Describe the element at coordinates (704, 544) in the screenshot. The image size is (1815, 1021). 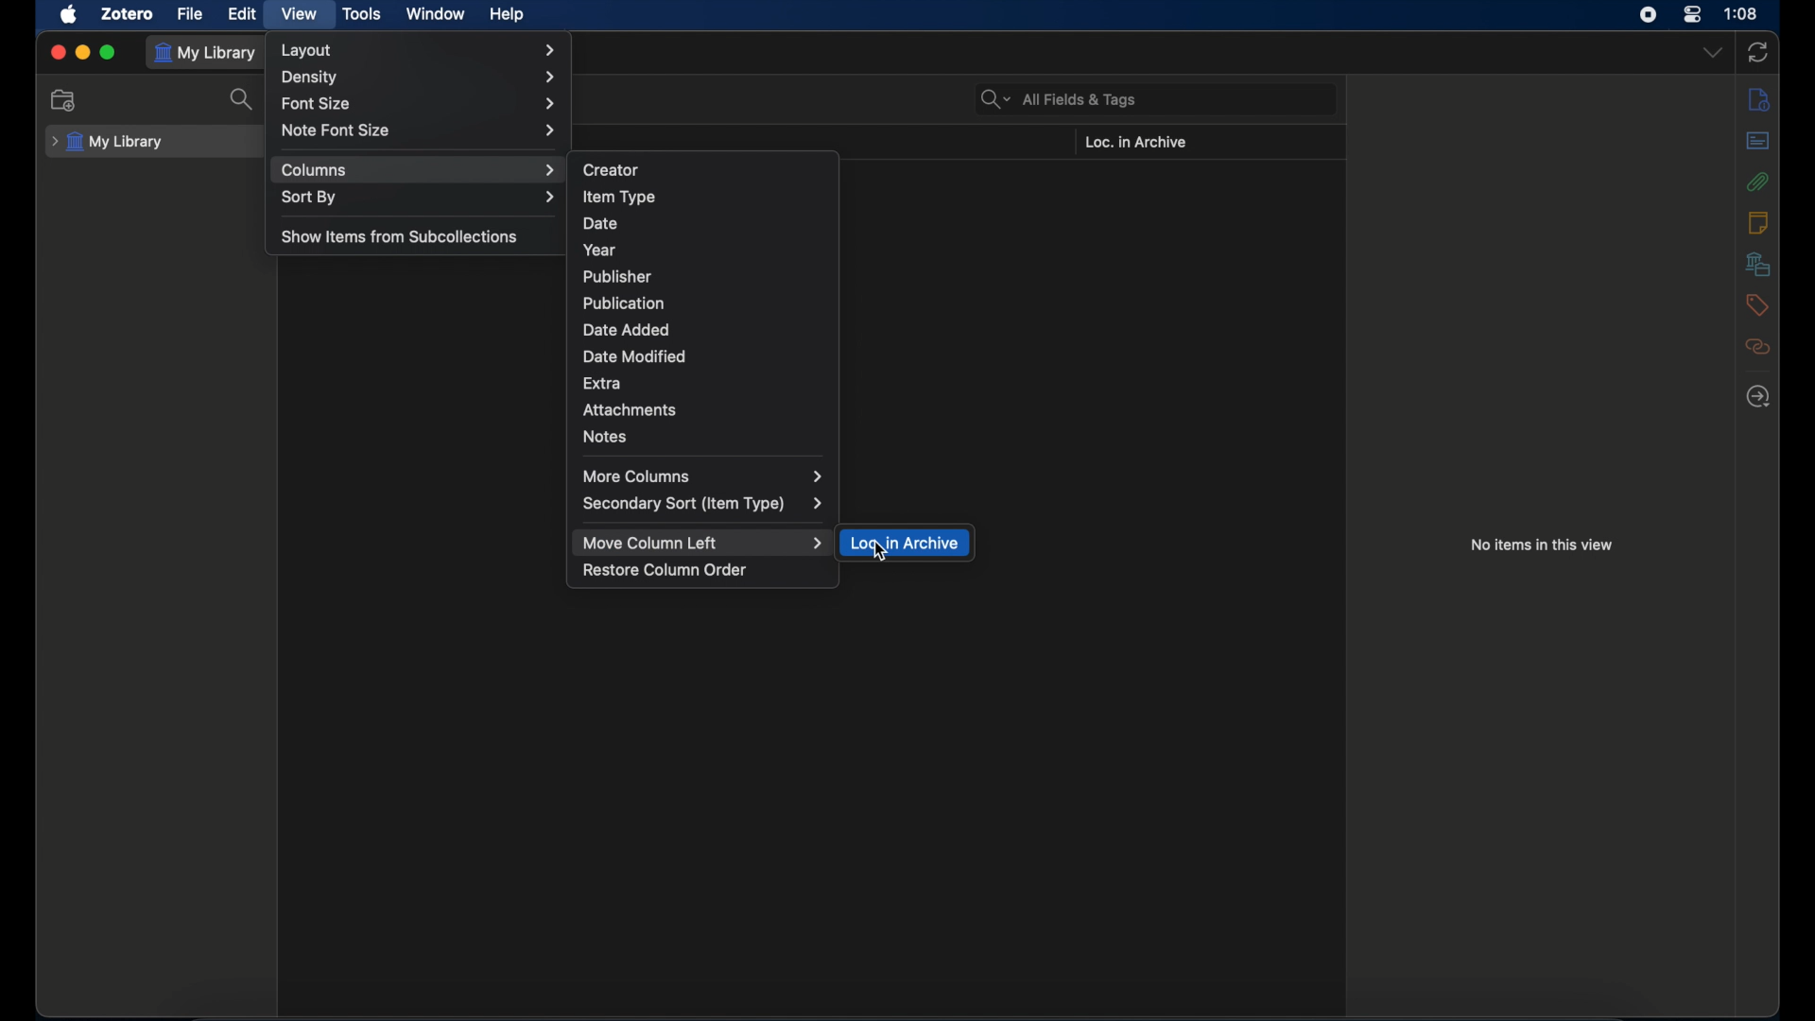
I see `move column left` at that location.